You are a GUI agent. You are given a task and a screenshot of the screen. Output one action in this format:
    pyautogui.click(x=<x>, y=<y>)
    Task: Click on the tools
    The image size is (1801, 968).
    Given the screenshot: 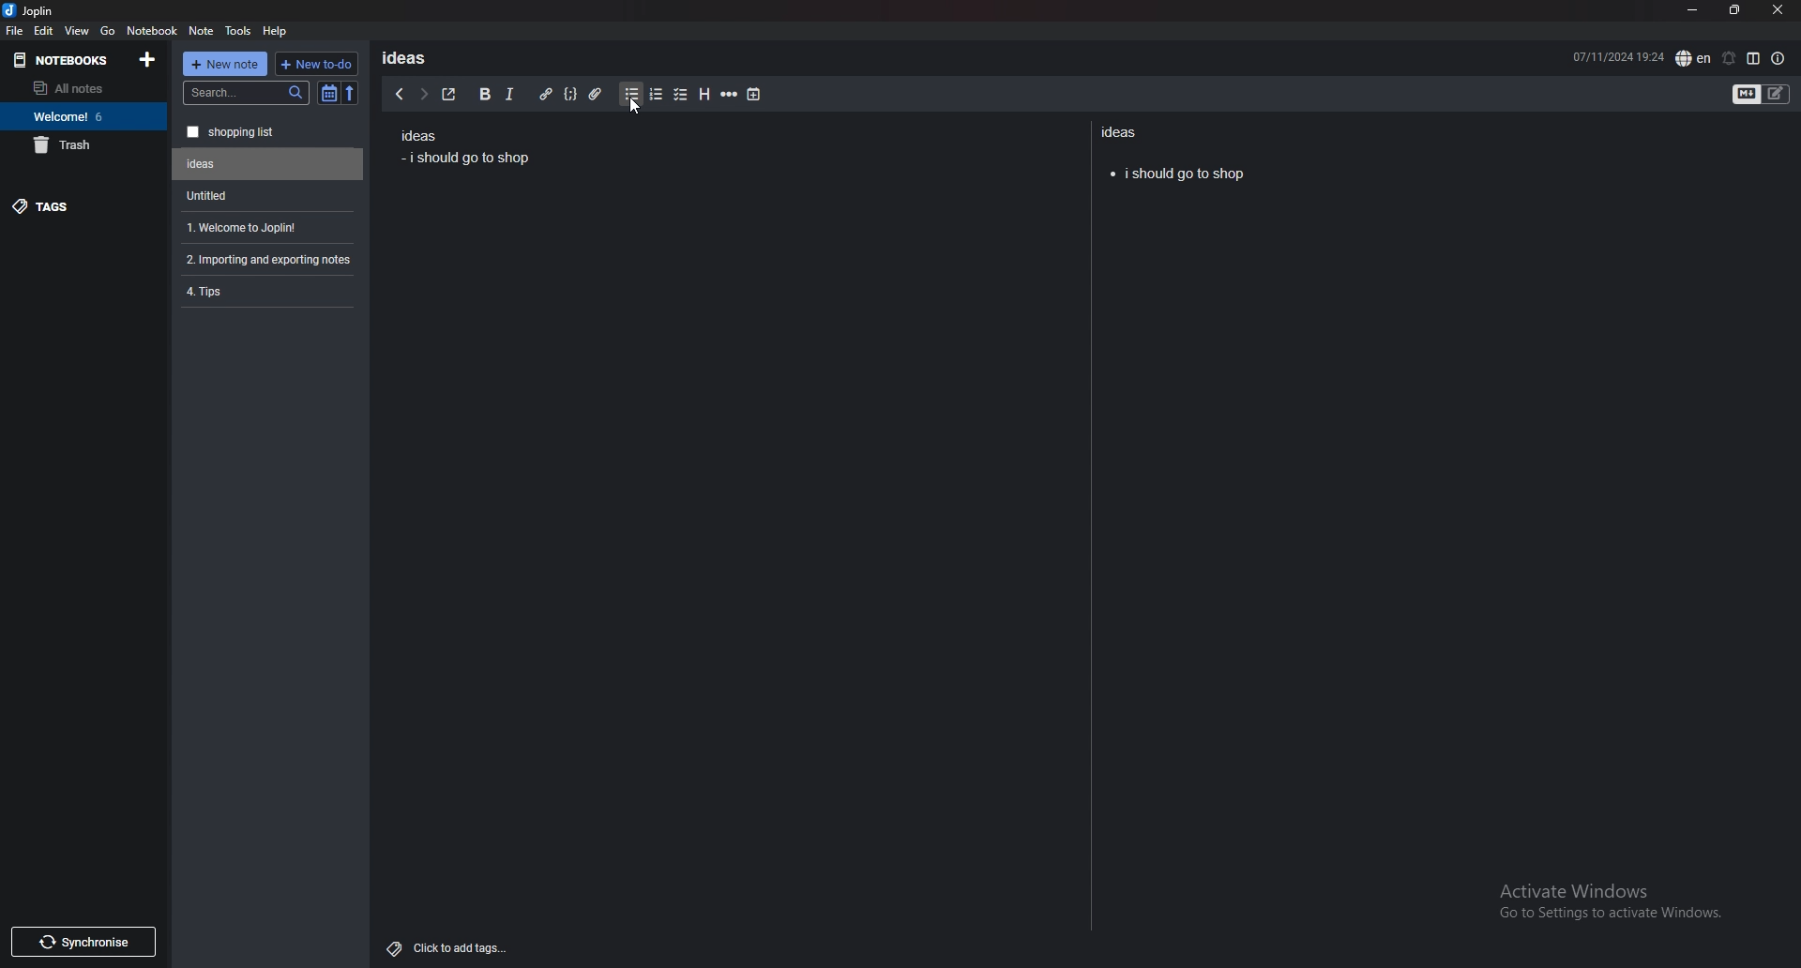 What is the action you would take?
    pyautogui.click(x=239, y=31)
    